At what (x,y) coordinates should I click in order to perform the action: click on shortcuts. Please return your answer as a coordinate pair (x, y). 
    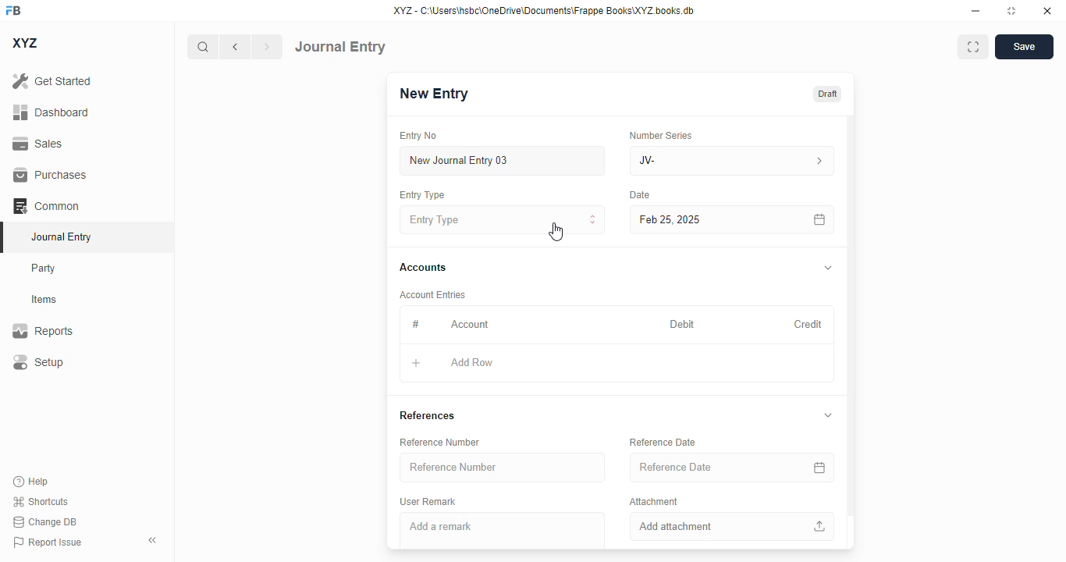
    Looking at the image, I should click on (40, 501).